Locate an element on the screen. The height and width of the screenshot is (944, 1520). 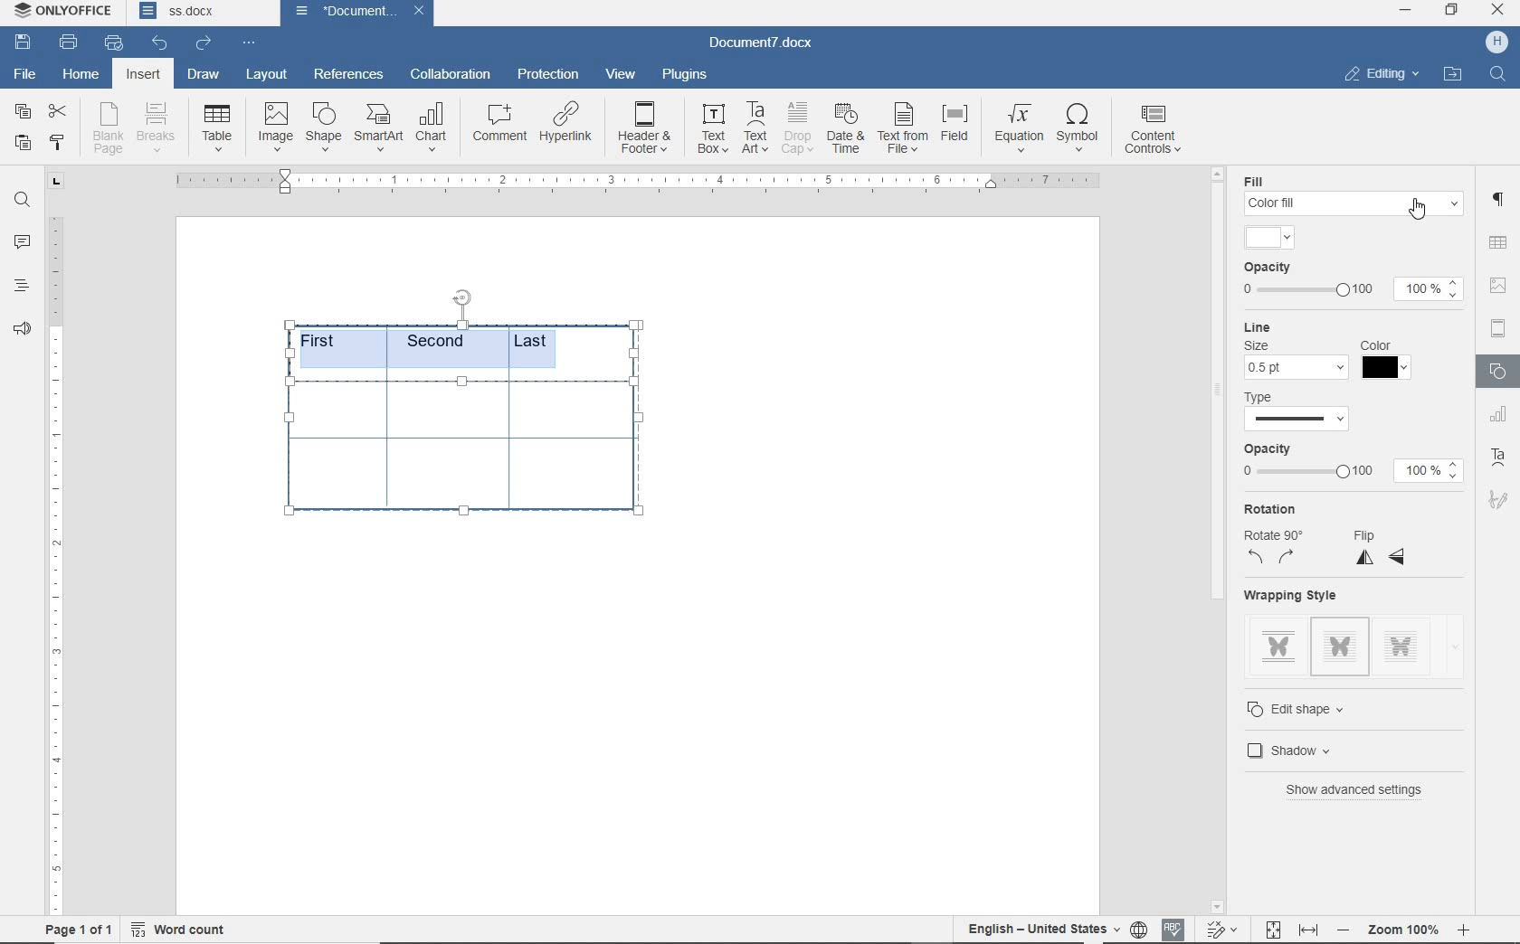
cursor is located at coordinates (1426, 220).